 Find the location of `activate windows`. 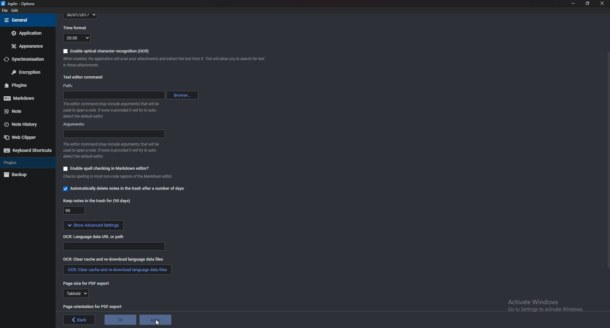

activate windows is located at coordinates (545, 309).